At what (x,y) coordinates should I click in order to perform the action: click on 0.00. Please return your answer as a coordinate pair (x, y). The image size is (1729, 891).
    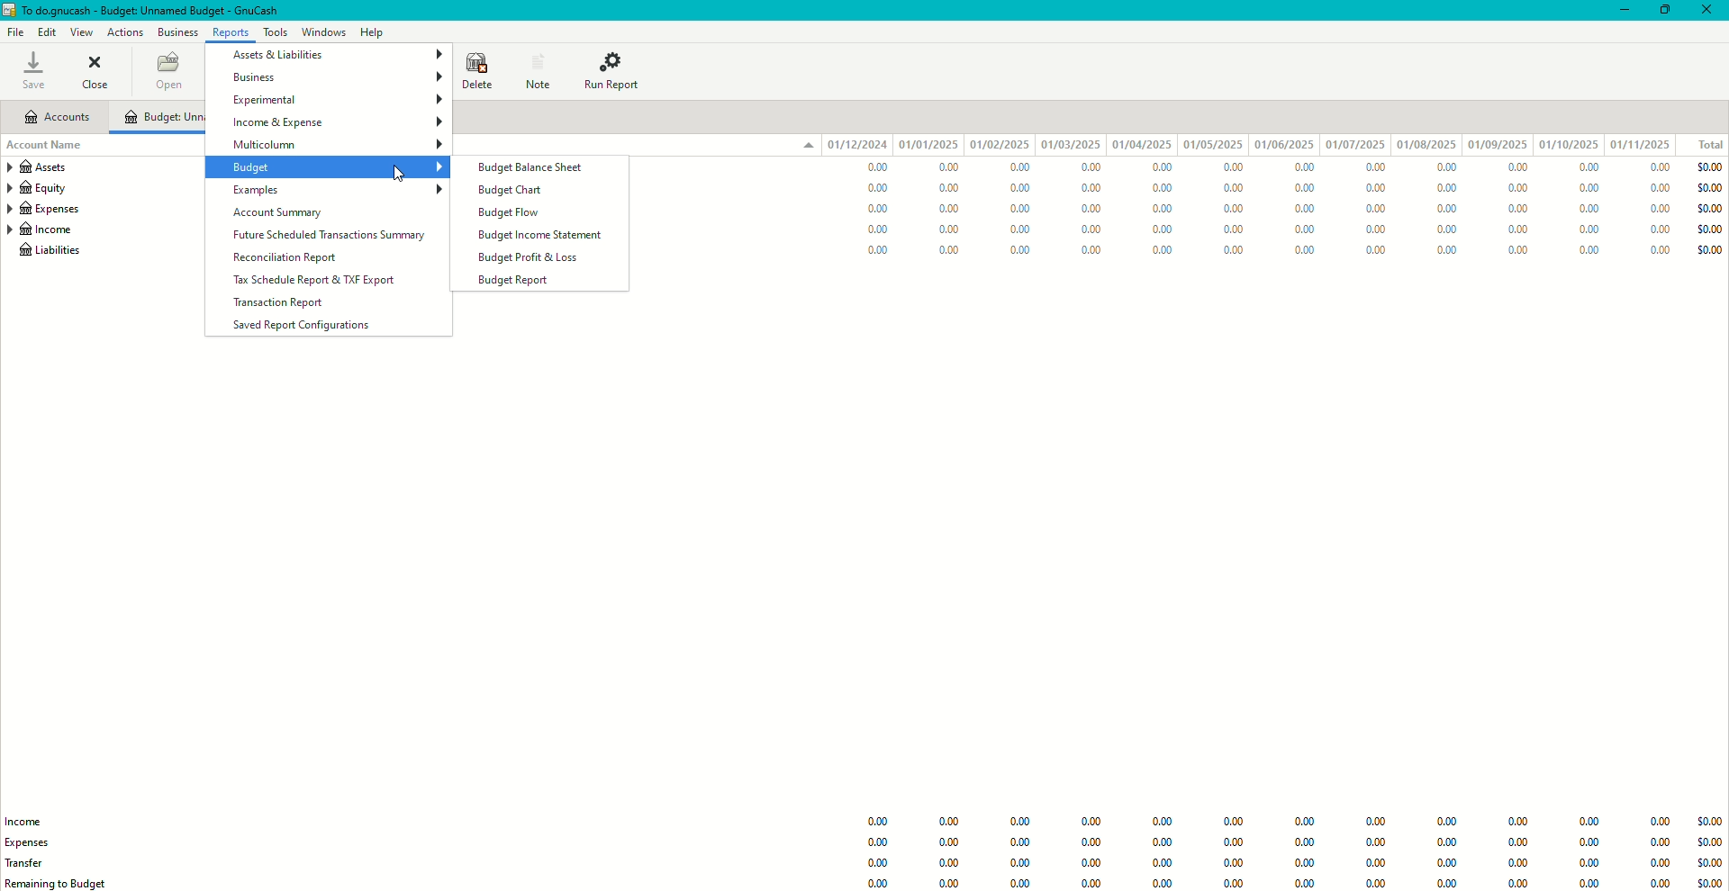
    Looking at the image, I should click on (1448, 251).